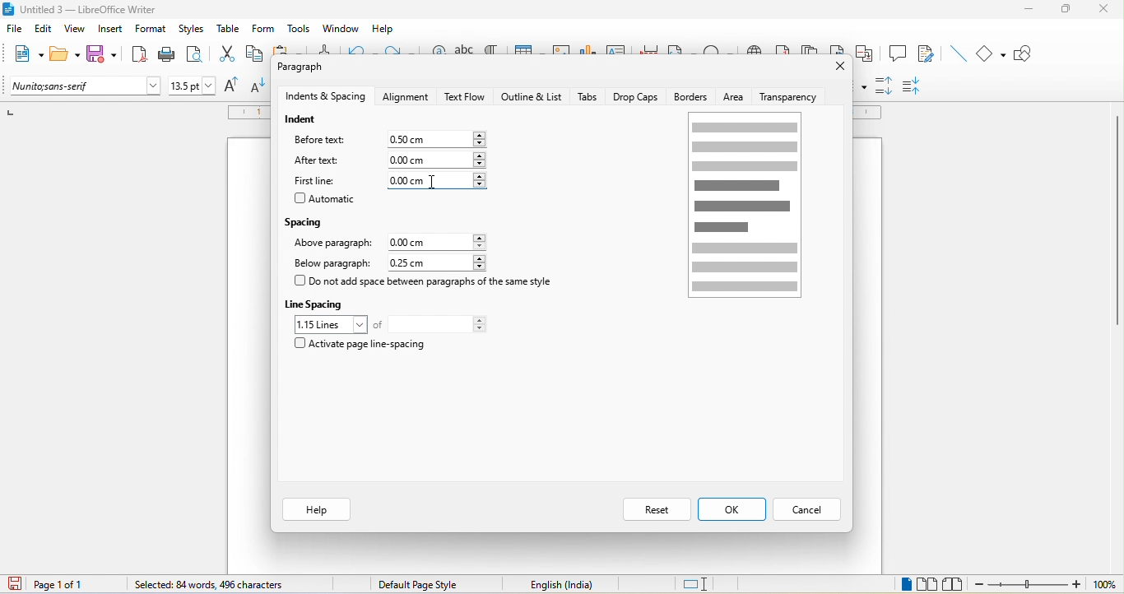  I want to click on text flow, so click(466, 96).